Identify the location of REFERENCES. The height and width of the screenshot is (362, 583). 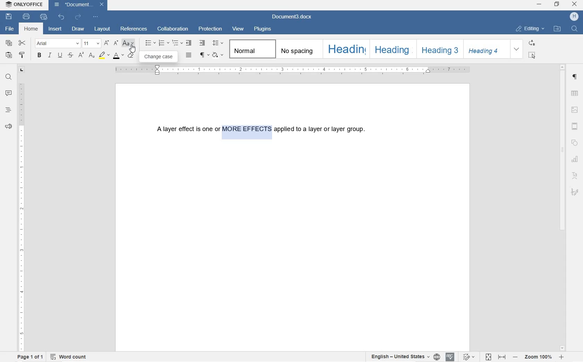
(135, 29).